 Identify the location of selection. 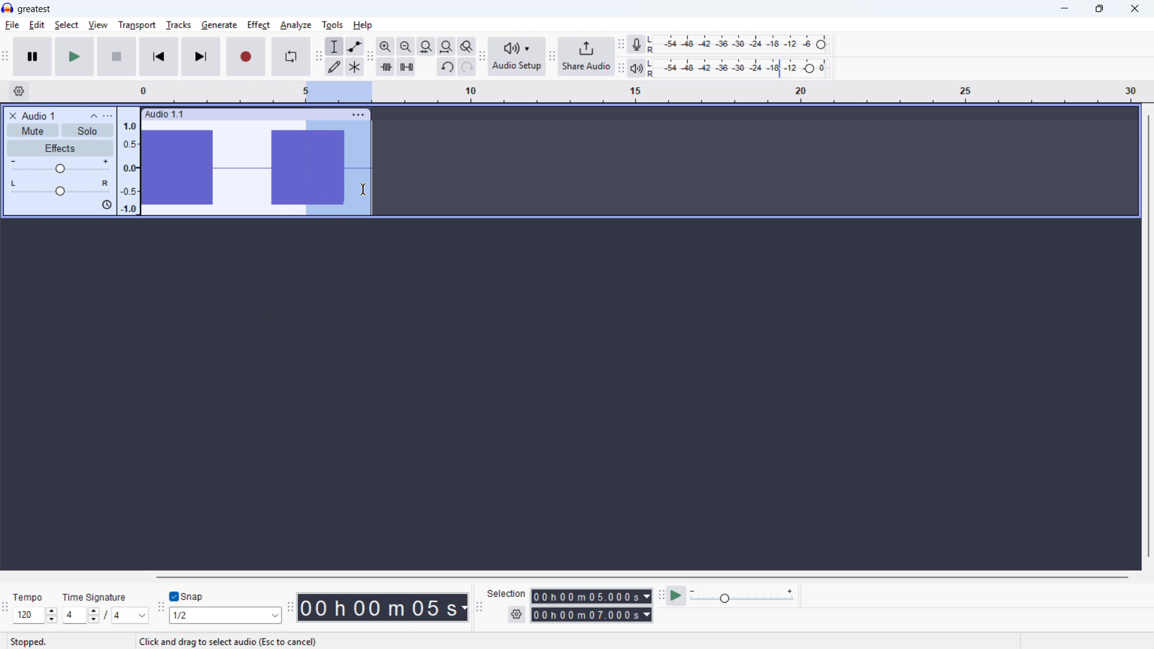
(507, 594).